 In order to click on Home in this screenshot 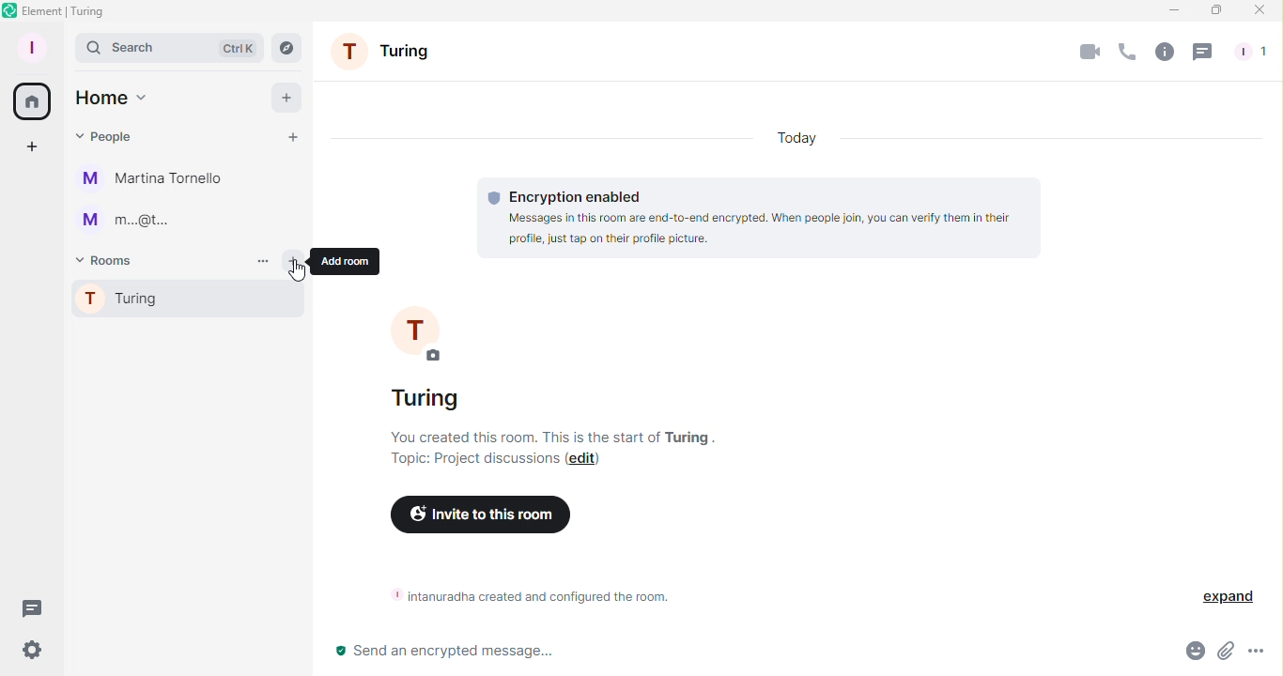, I will do `click(29, 99)`.